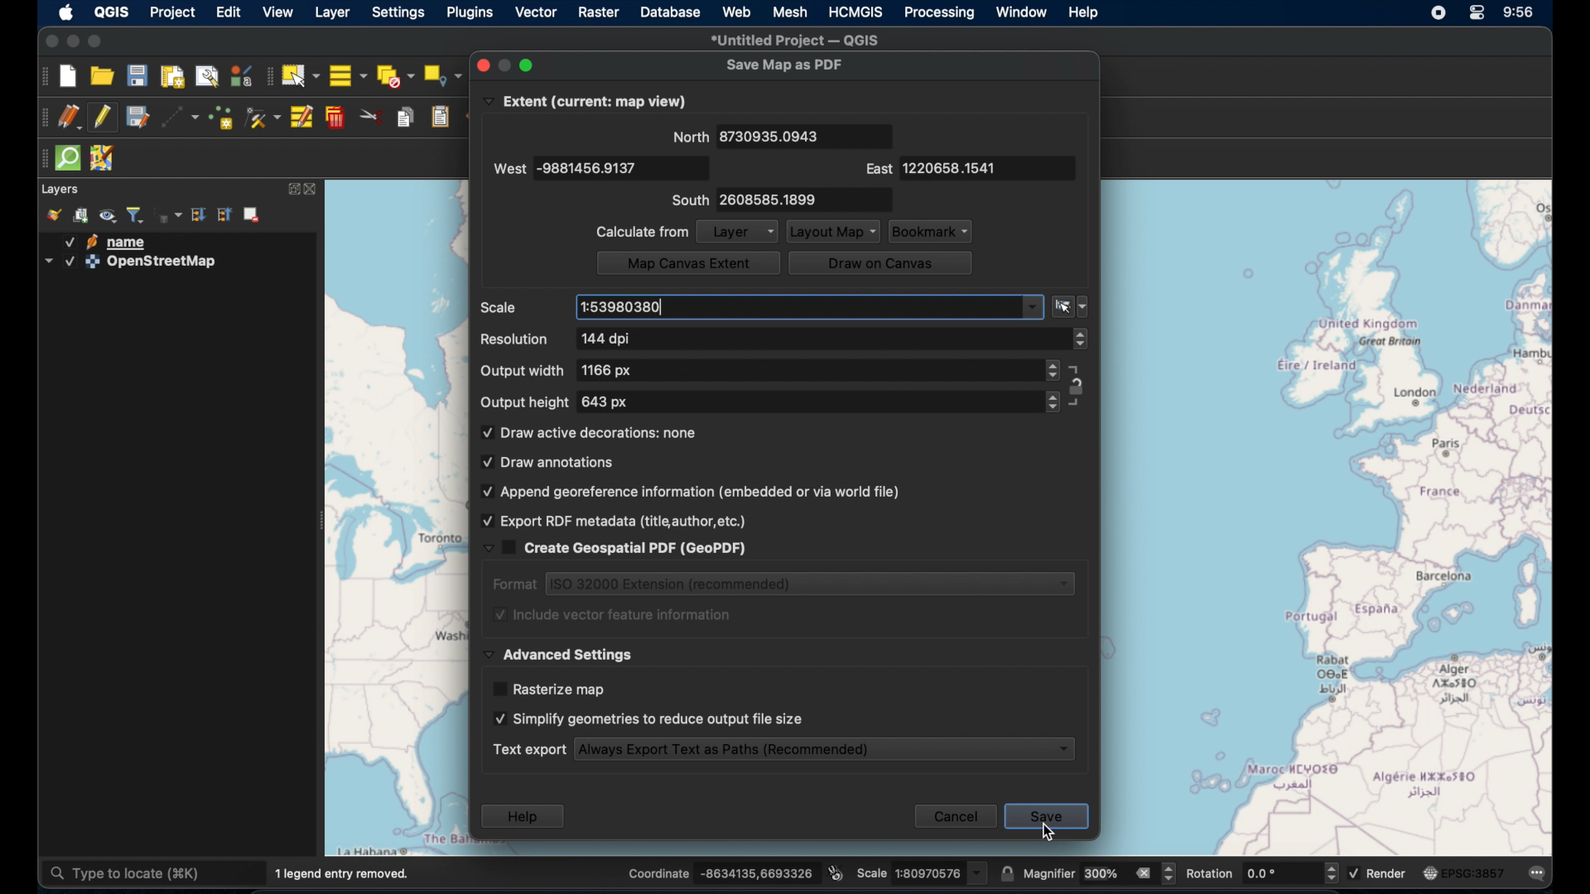 This screenshot has width=1590, height=894. What do you see at coordinates (481, 67) in the screenshot?
I see `close` at bounding box center [481, 67].